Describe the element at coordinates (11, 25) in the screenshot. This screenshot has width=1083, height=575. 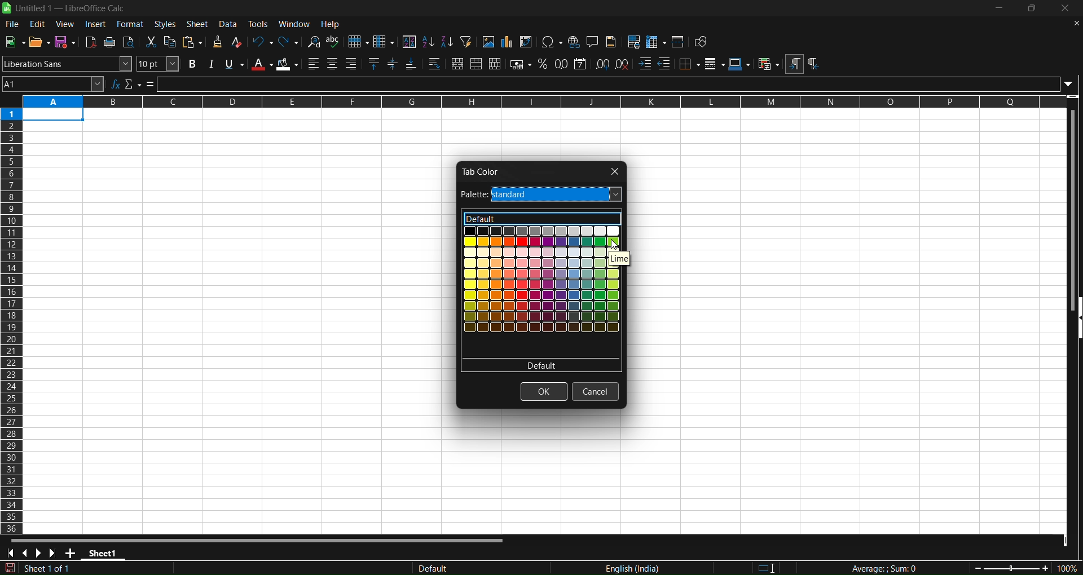
I see `file` at that location.